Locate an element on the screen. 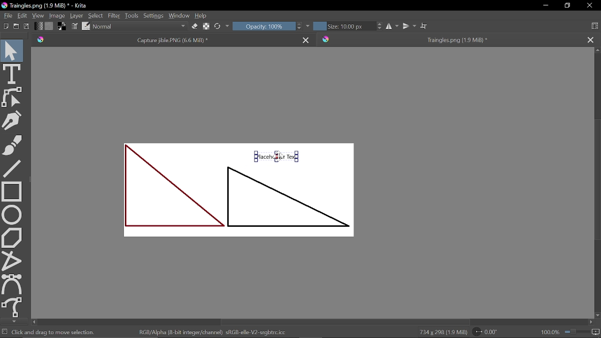  Edit shapes tool is located at coordinates (13, 98).